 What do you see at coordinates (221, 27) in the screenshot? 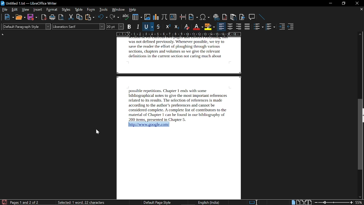
I see `align left` at bounding box center [221, 27].